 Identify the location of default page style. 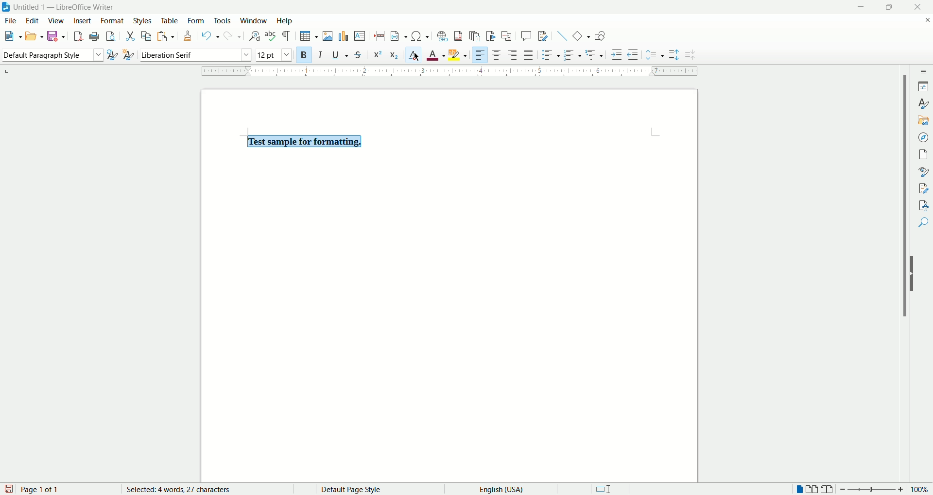
(369, 488).